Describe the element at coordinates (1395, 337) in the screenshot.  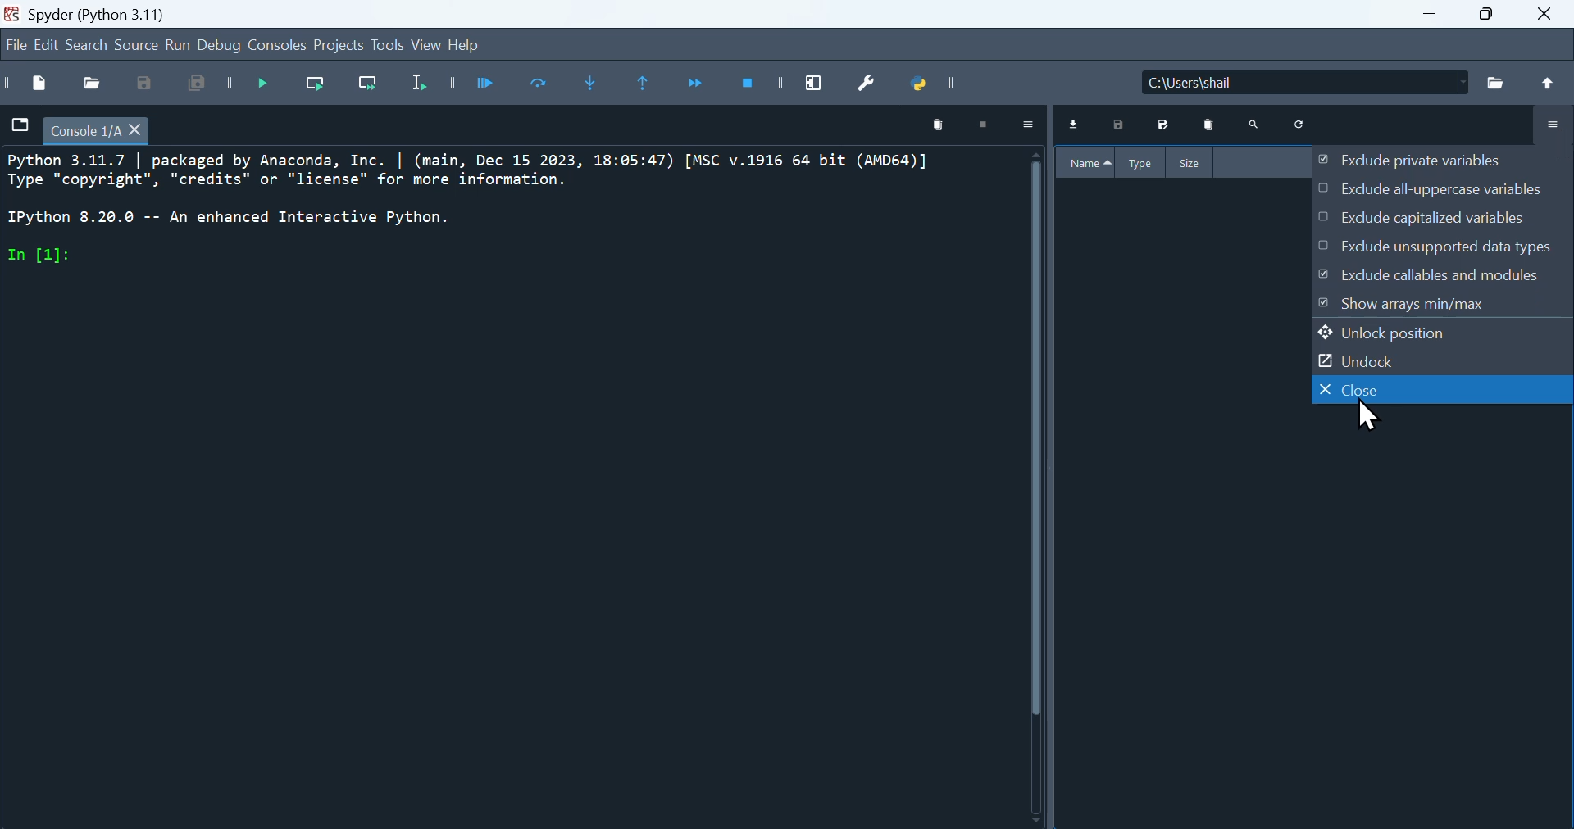
I see `Unlock position` at that location.